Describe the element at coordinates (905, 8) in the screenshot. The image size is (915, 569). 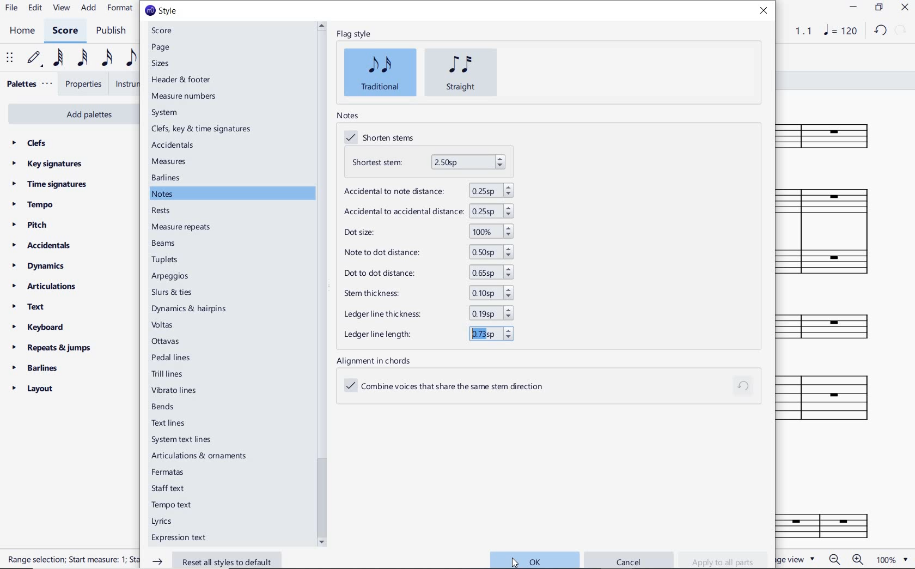
I see `CLOSE` at that location.